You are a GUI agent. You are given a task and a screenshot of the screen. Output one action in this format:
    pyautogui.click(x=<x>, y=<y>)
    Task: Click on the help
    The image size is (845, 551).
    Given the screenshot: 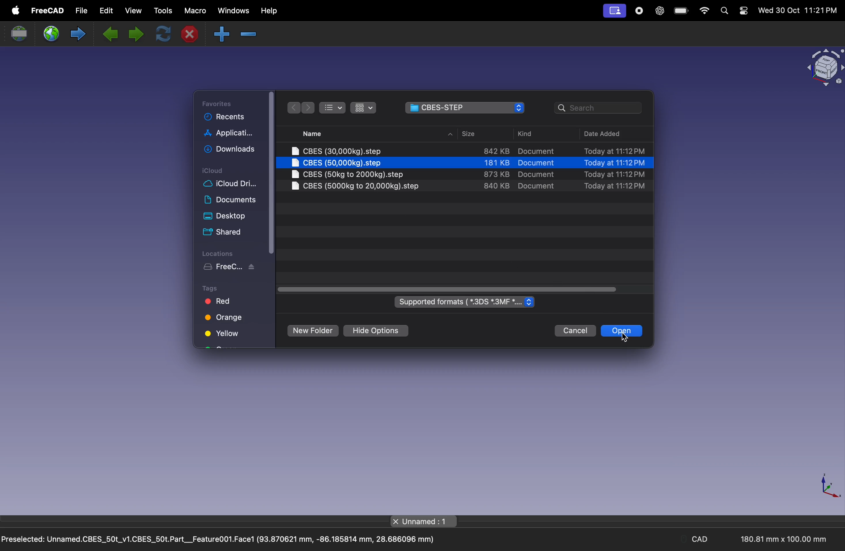 What is the action you would take?
    pyautogui.click(x=268, y=11)
    